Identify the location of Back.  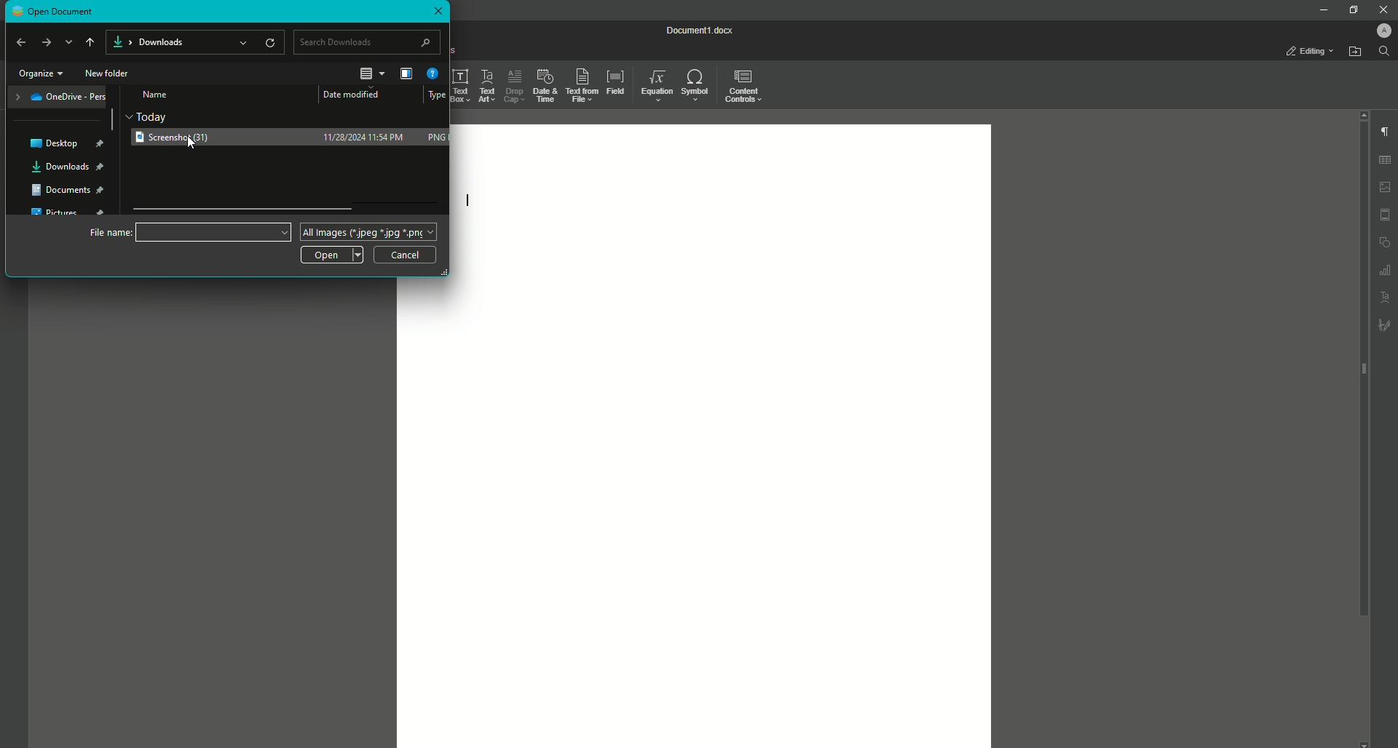
(20, 43).